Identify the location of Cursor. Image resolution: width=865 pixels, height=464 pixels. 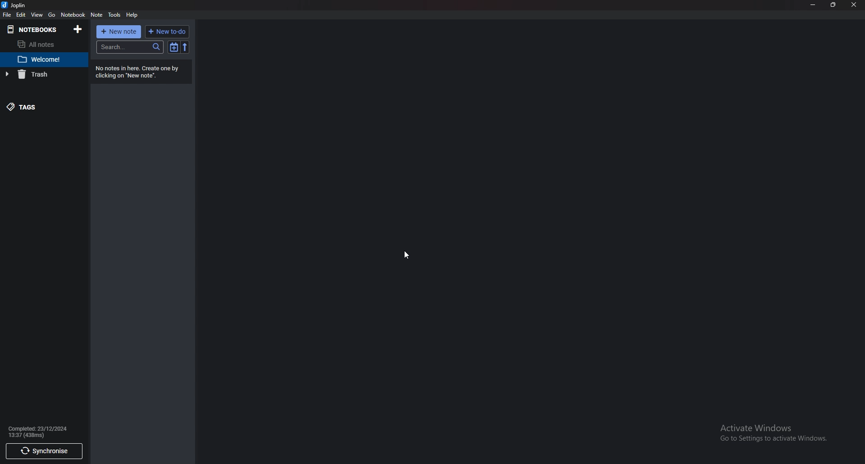
(407, 255).